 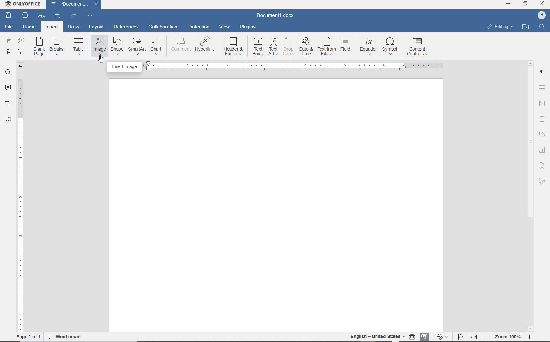 I want to click on image, so click(x=100, y=44).